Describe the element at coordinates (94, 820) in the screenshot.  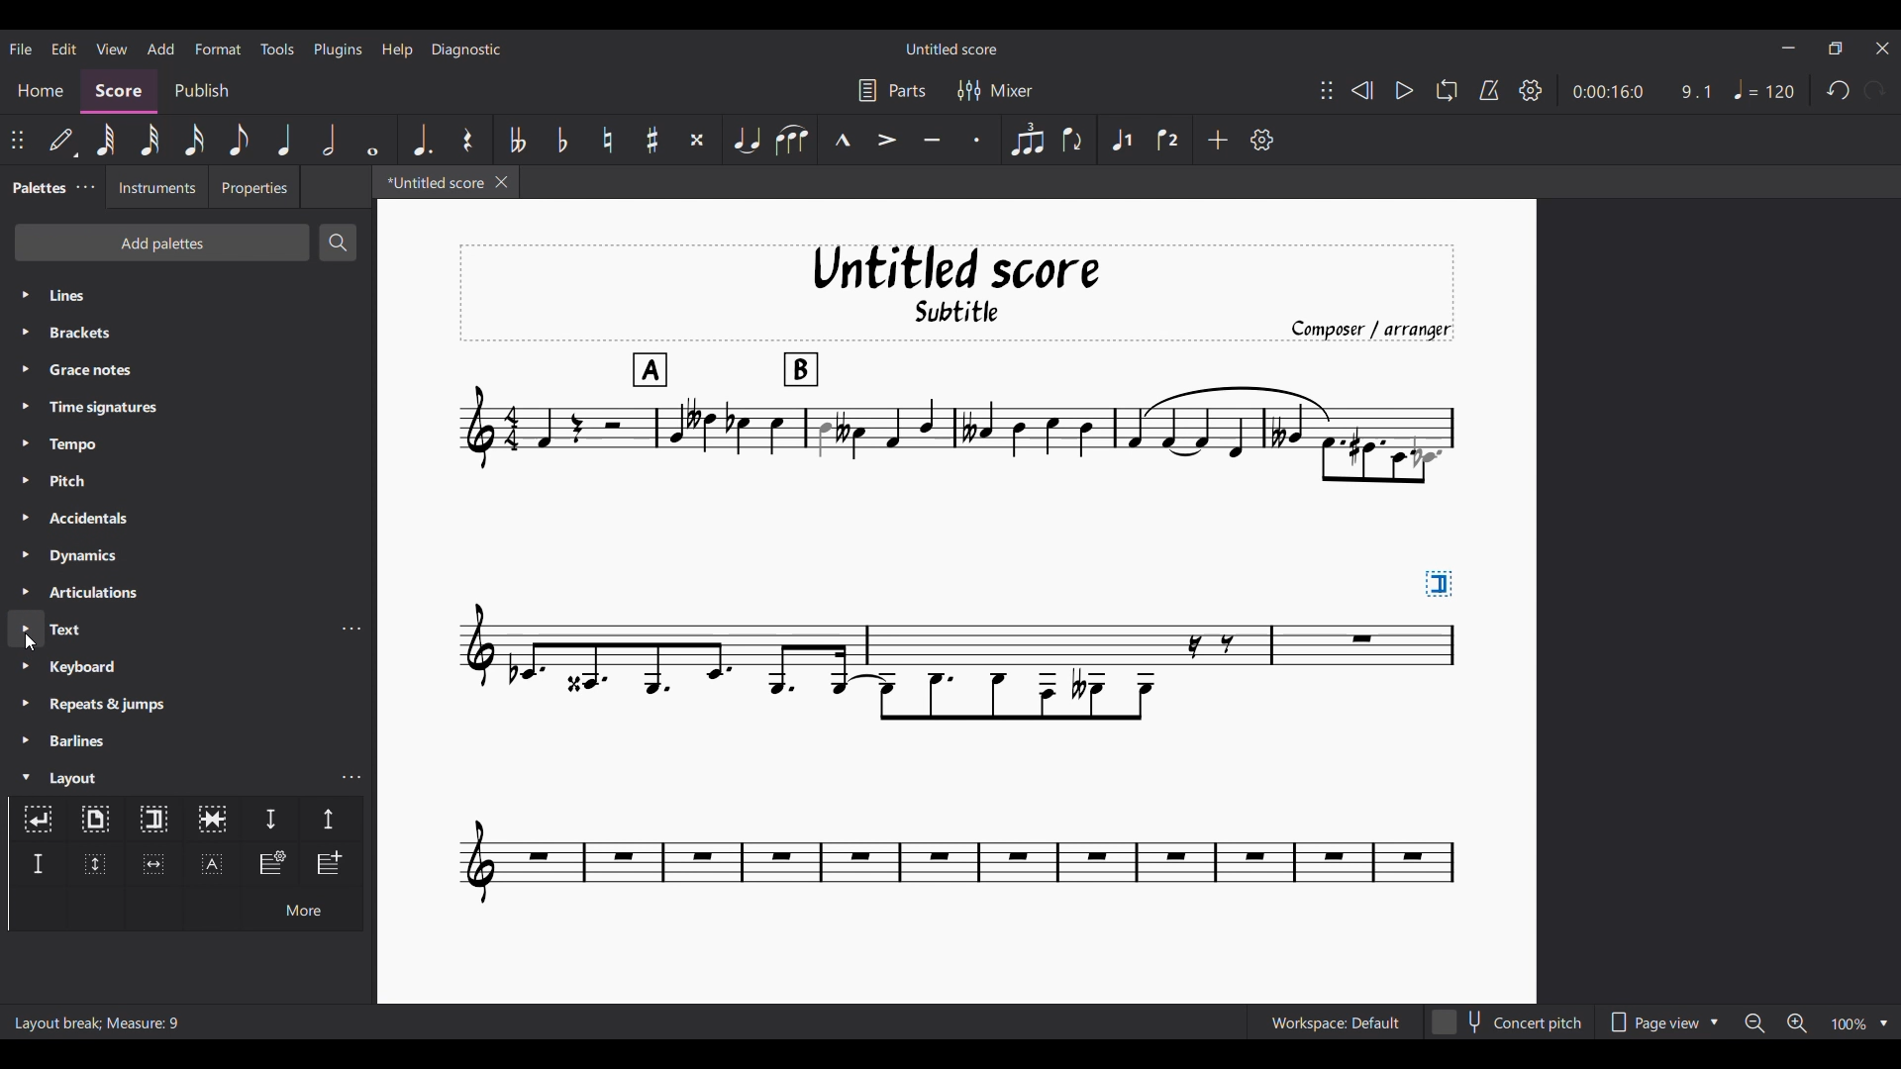
I see `Page break` at that location.